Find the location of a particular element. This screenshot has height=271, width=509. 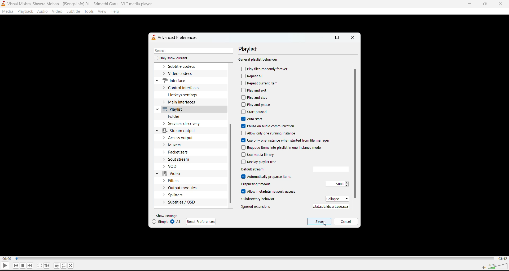

03:42 is located at coordinates (502, 258).